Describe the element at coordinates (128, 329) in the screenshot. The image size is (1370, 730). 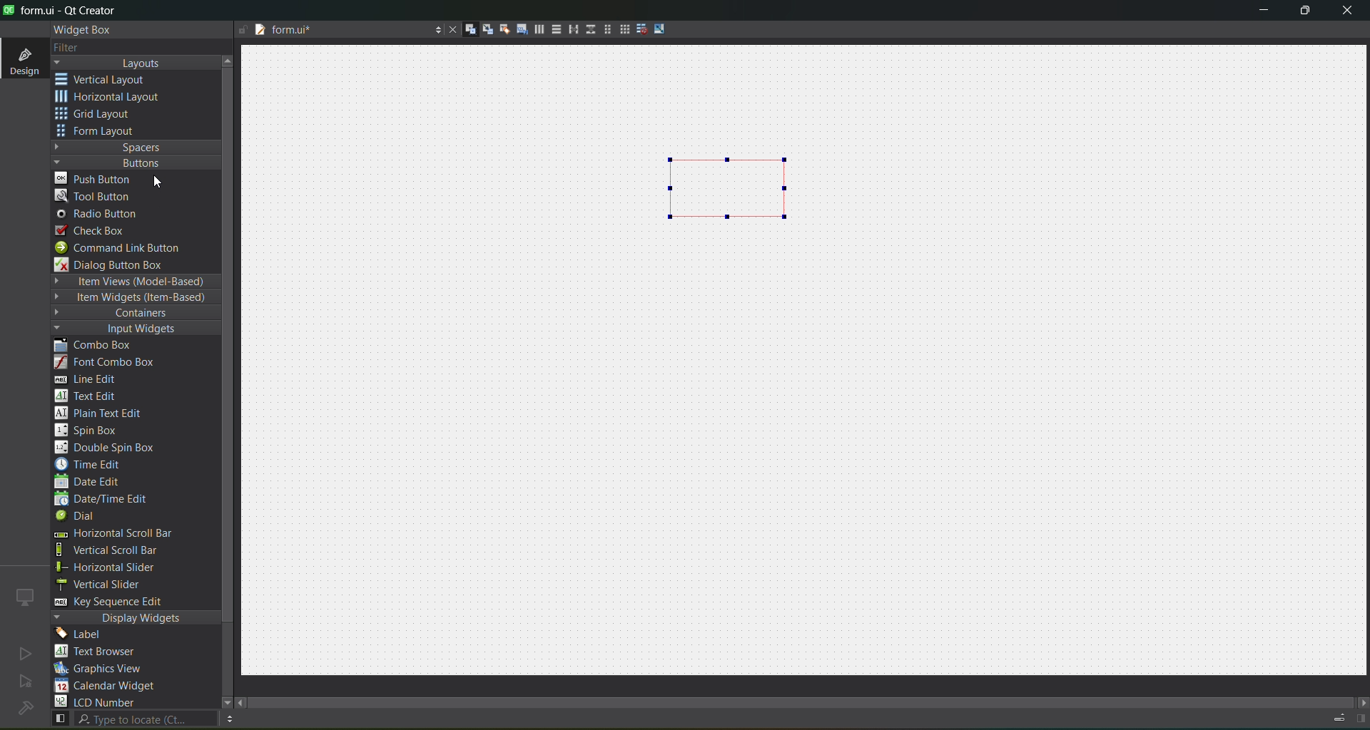
I see `input widgets` at that location.